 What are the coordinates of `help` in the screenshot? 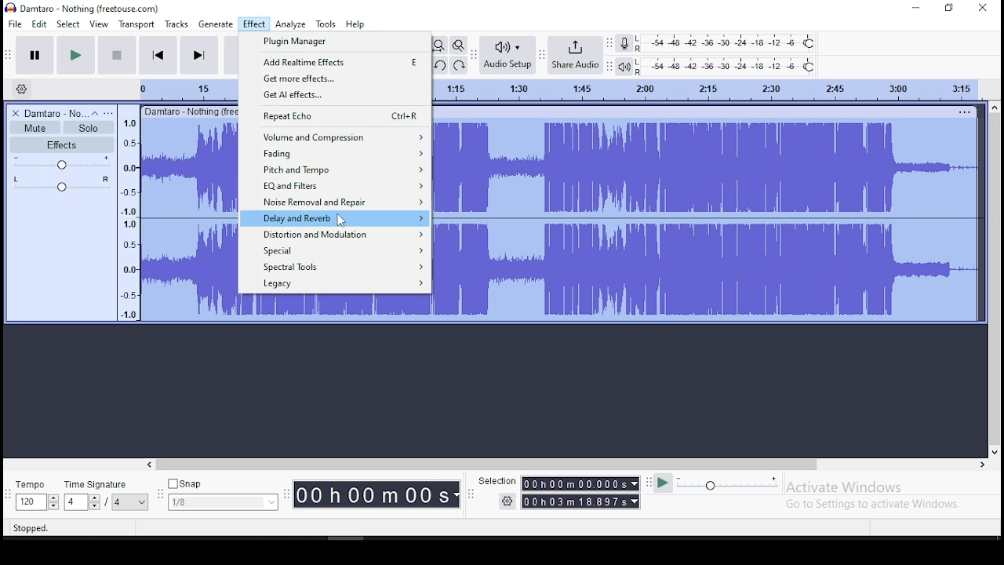 It's located at (356, 24).